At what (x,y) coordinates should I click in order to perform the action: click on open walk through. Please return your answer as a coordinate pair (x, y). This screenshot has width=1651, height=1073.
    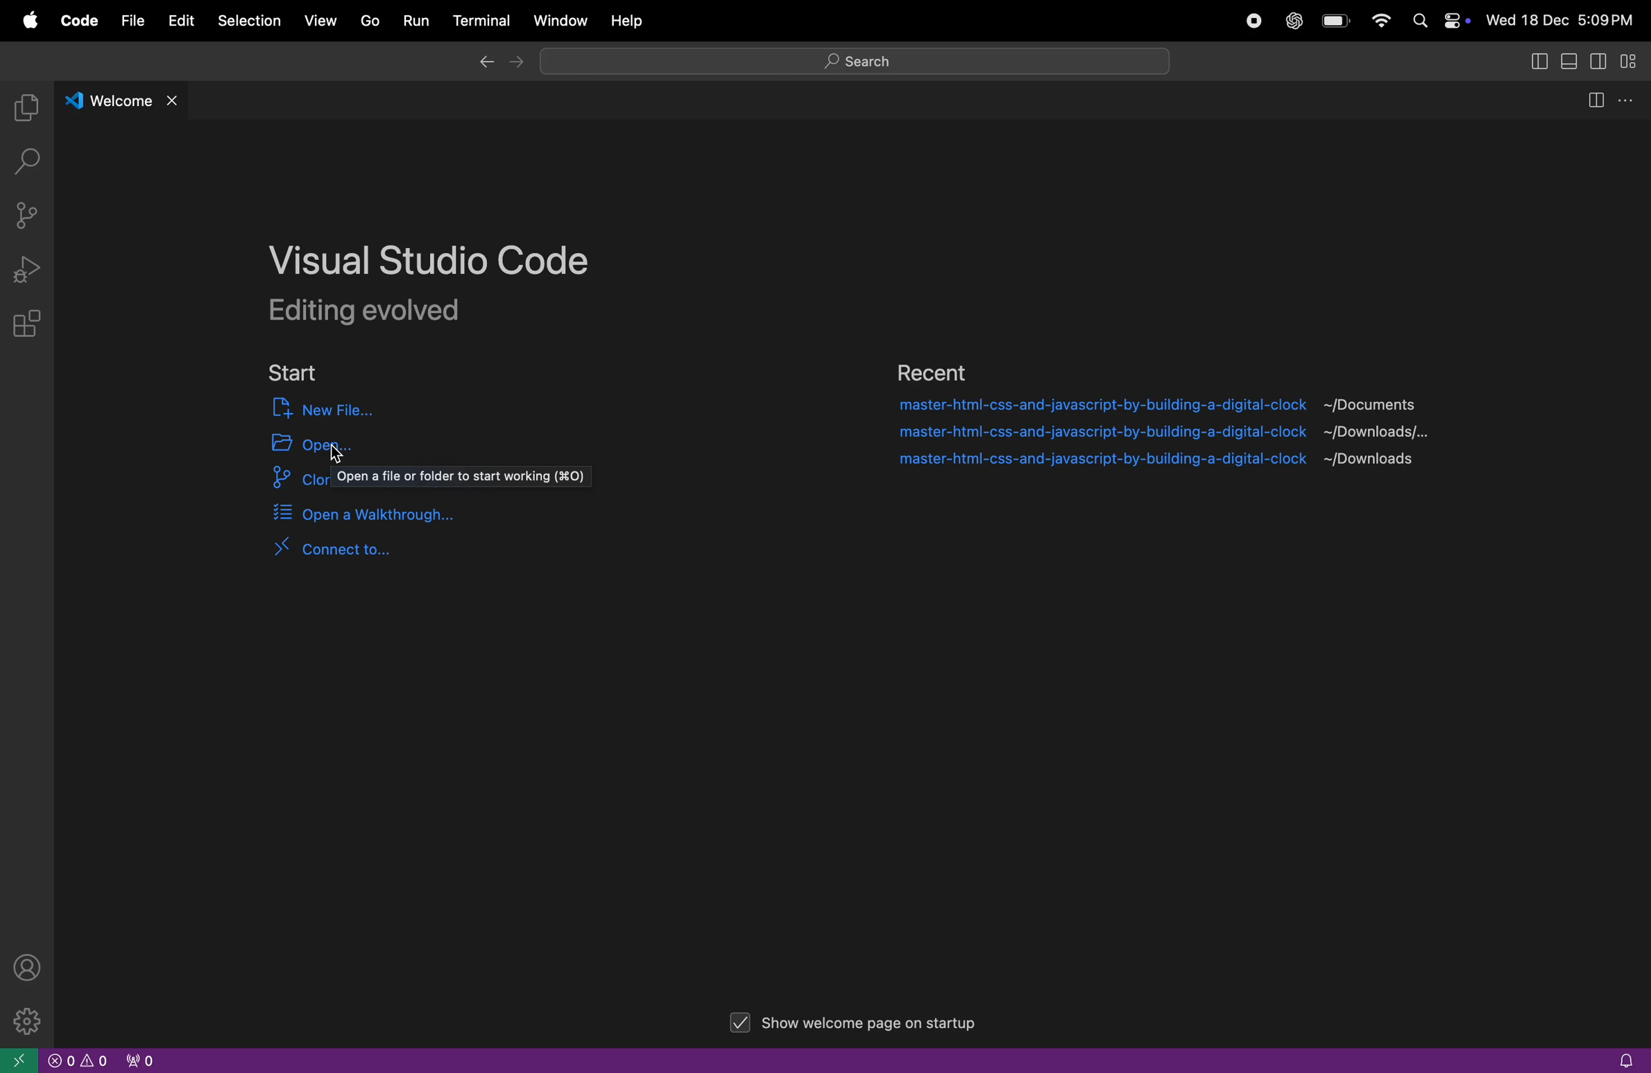
    Looking at the image, I should click on (361, 516).